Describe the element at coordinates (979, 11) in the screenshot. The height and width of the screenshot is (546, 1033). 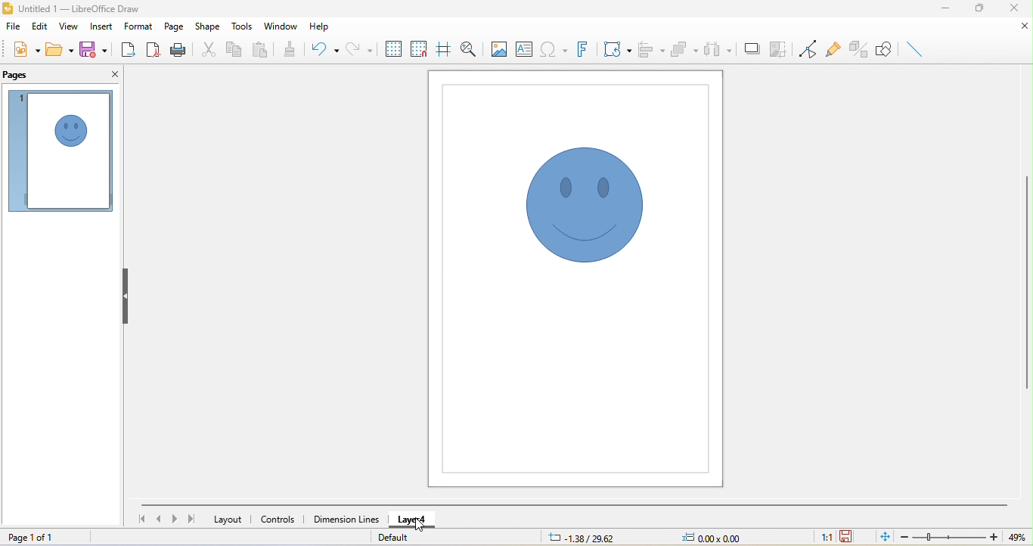
I see `maximize` at that location.